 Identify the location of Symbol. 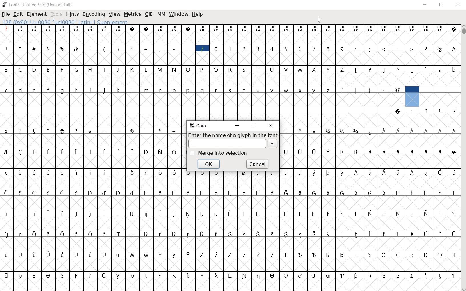
(329, 28).